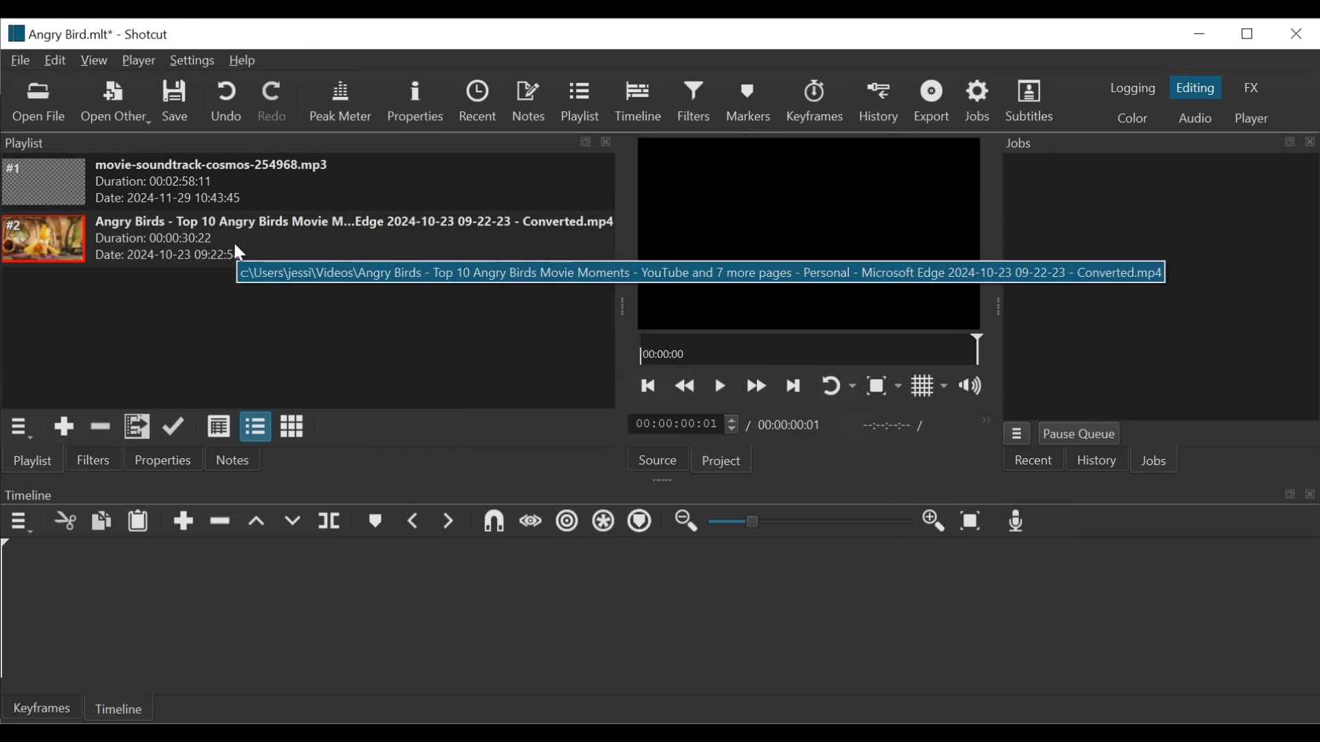 The width and height of the screenshot is (1320, 742). I want to click on Source, so click(659, 460).